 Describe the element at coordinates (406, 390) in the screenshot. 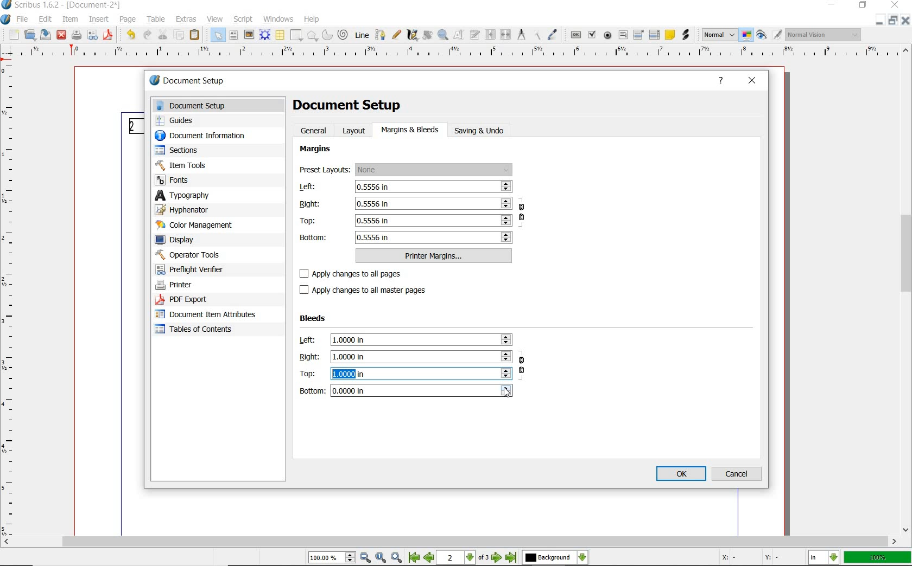

I see `bottom` at that location.